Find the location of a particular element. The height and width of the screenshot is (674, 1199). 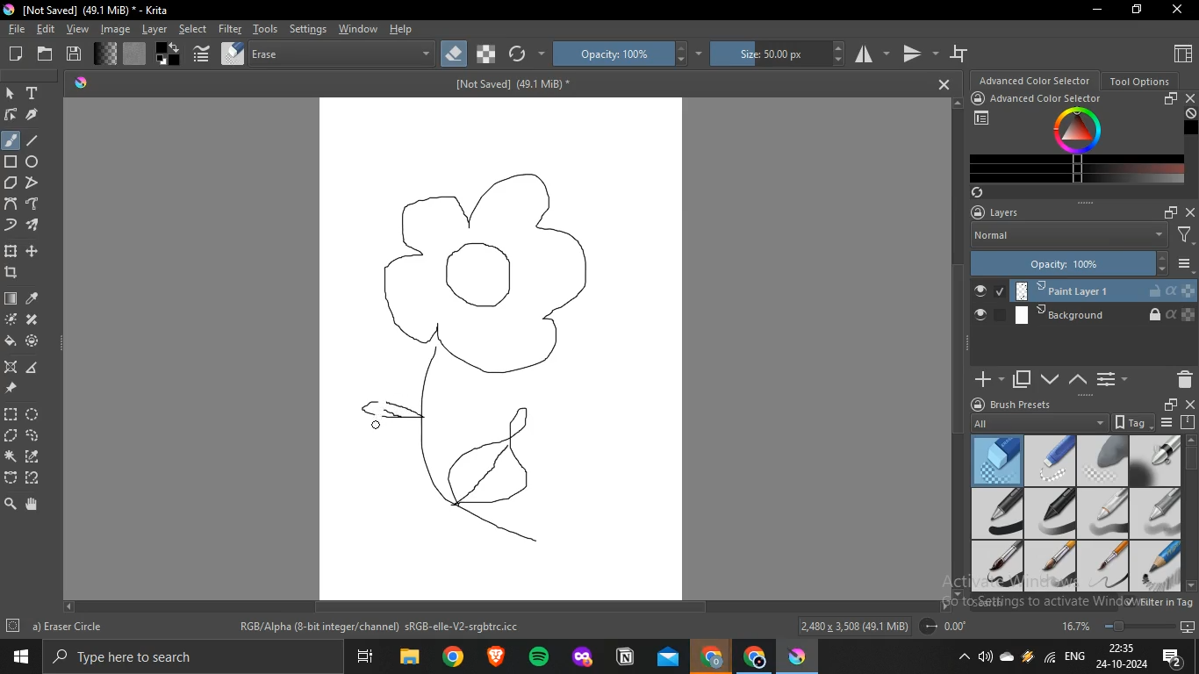

Add is located at coordinates (986, 374).